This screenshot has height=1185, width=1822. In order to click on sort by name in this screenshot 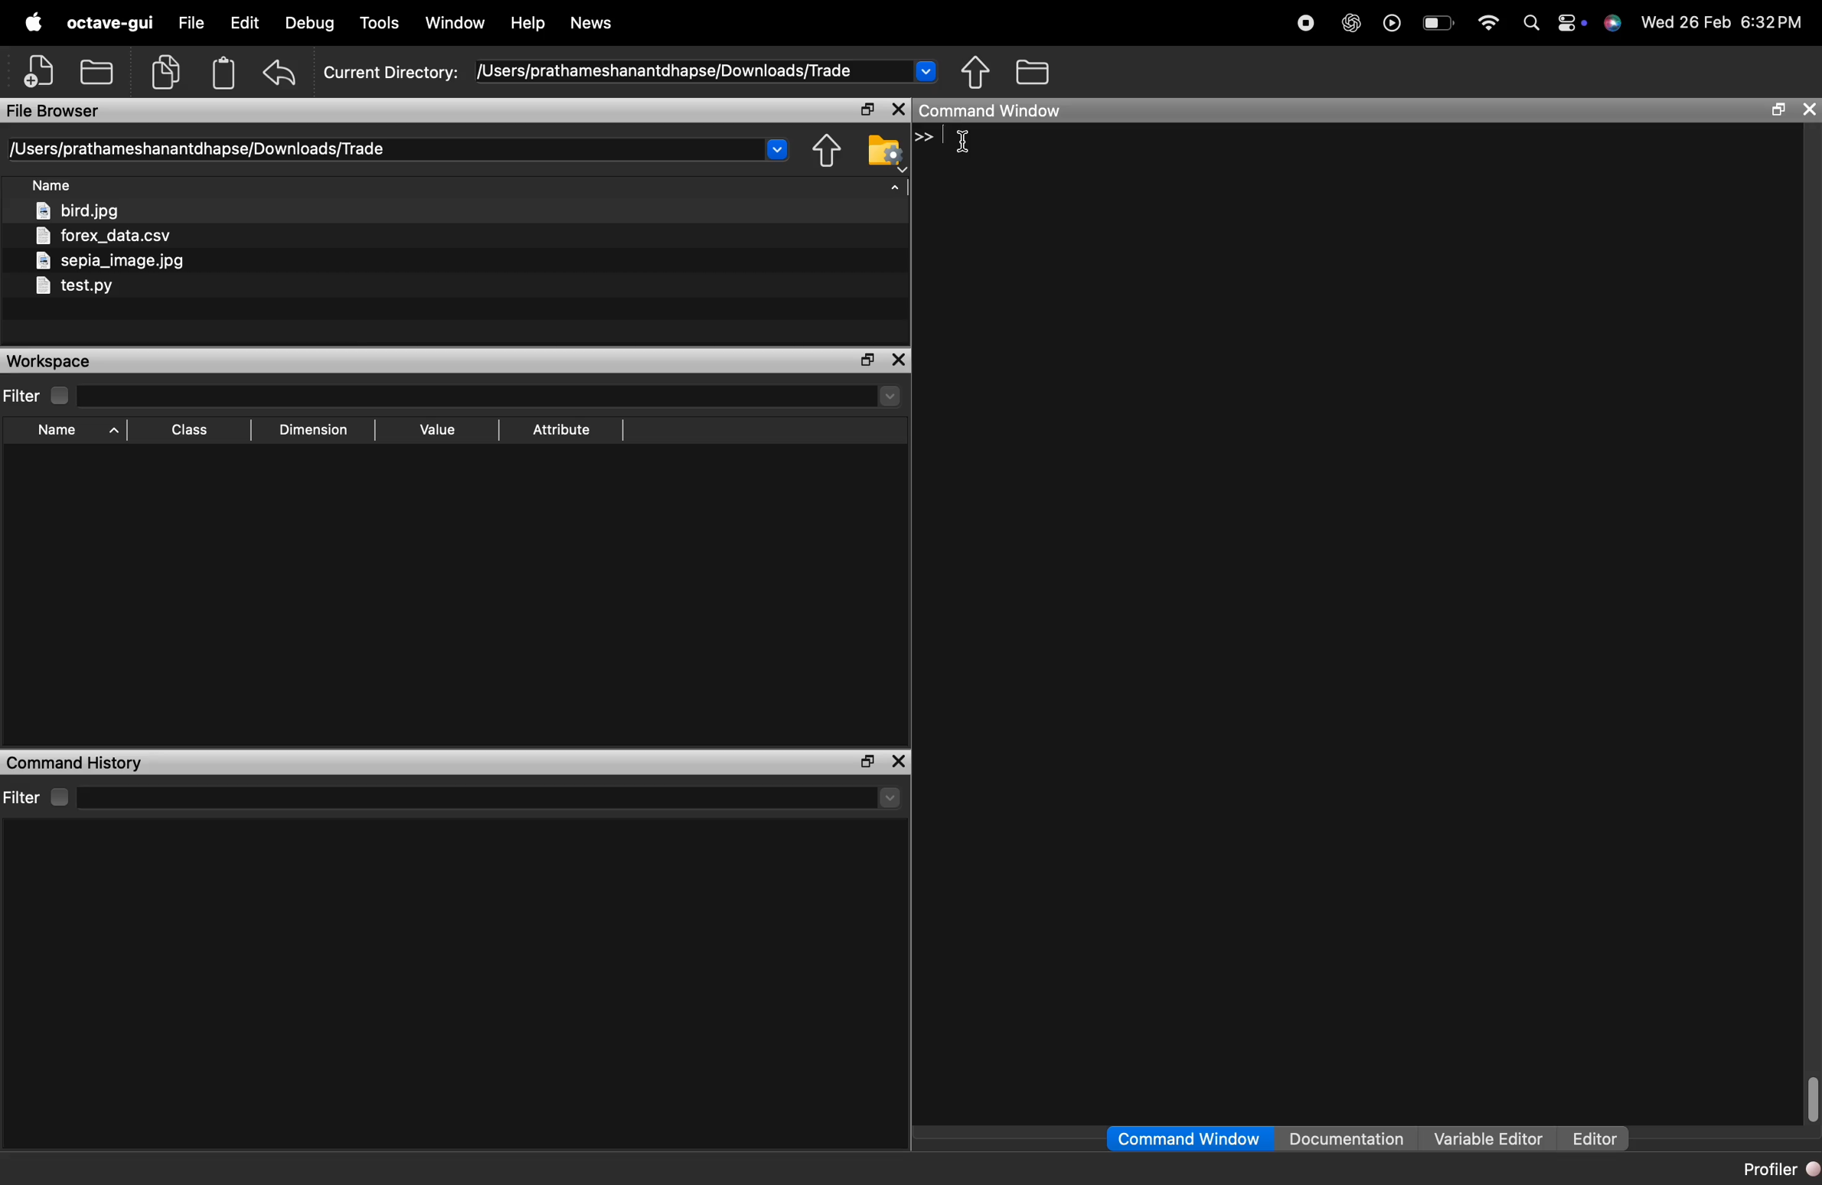, I will do `click(57, 188)`.